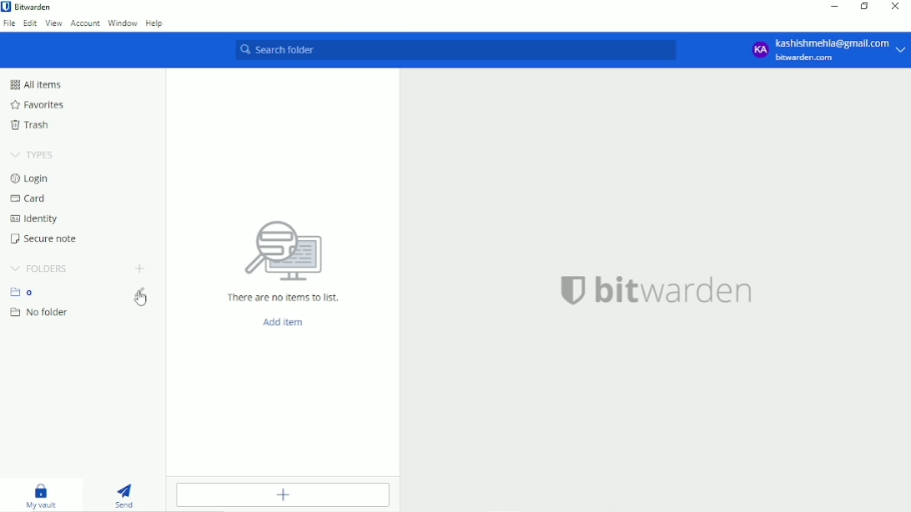 This screenshot has width=911, height=512. I want to click on Add item, so click(282, 495).